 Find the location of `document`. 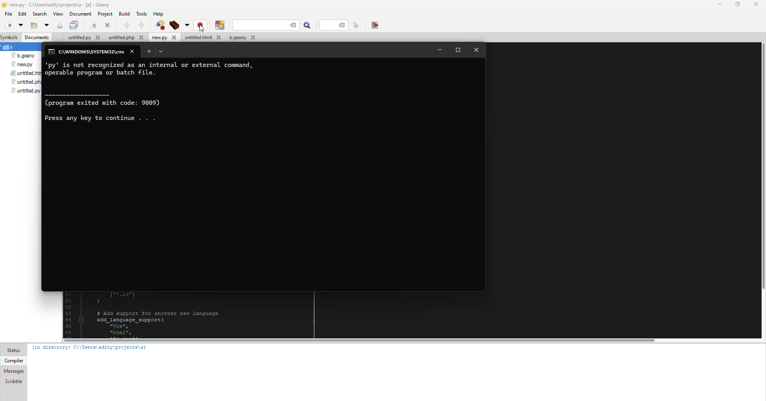

document is located at coordinates (38, 38).